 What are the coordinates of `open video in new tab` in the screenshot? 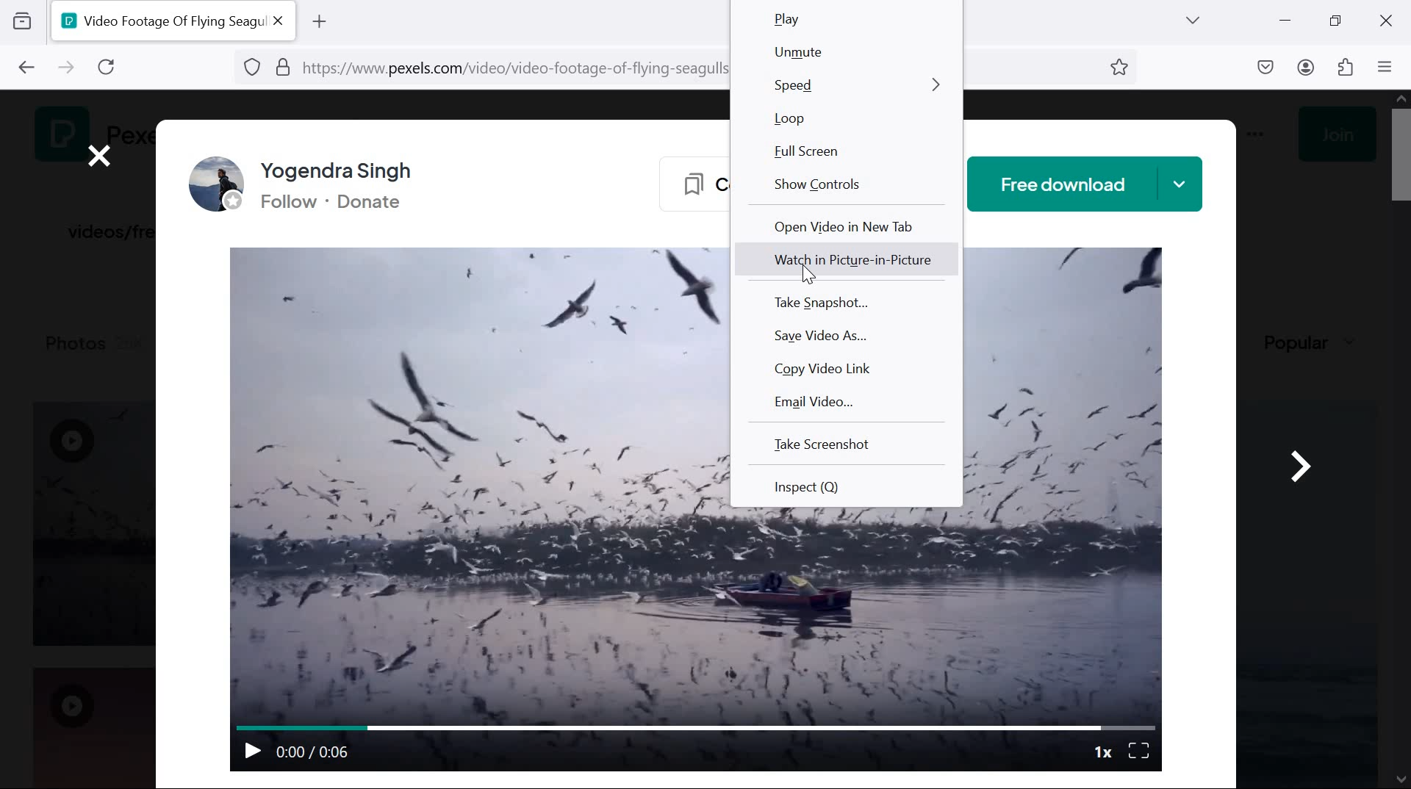 It's located at (848, 226).